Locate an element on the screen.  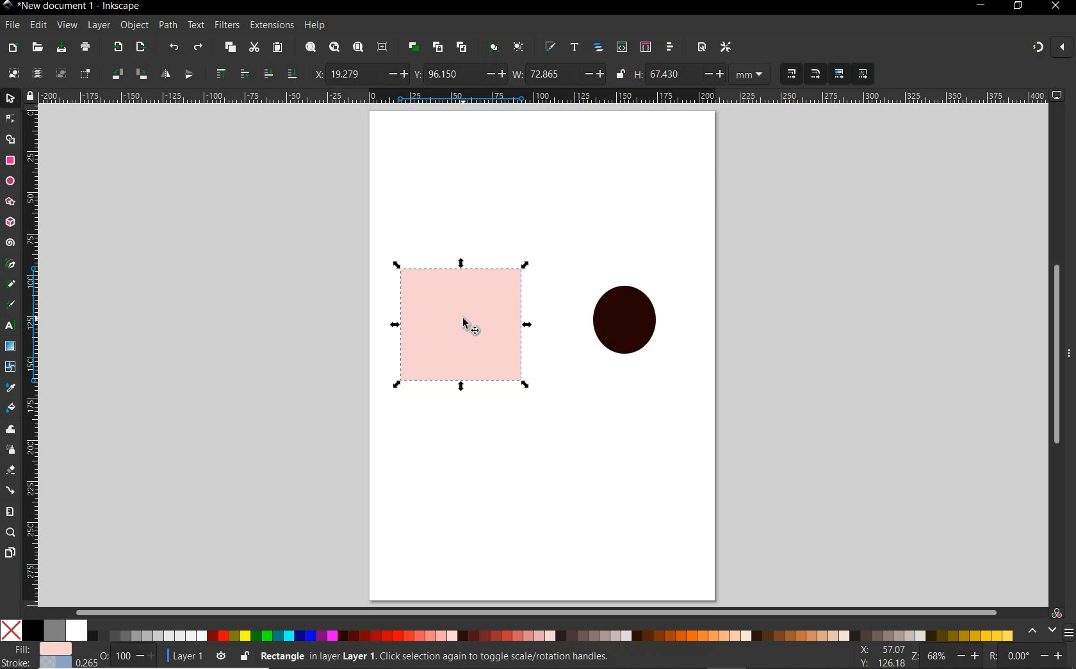
save is located at coordinates (61, 47).